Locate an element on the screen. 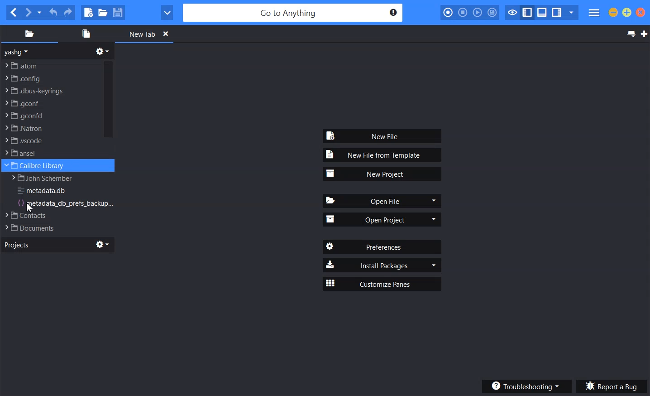 This screenshot has width=650, height=396. Go back one location is located at coordinates (13, 13).